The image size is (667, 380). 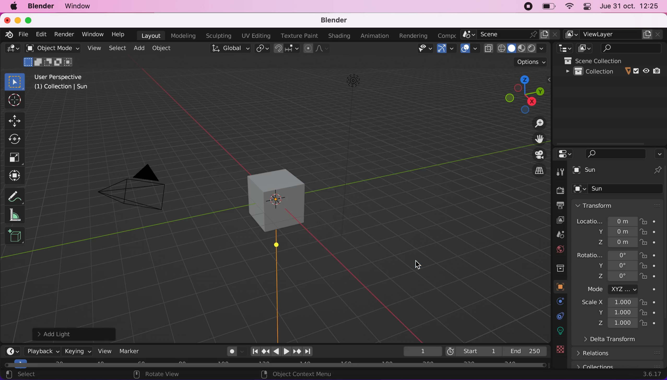 I want to click on wifi, so click(x=568, y=6).